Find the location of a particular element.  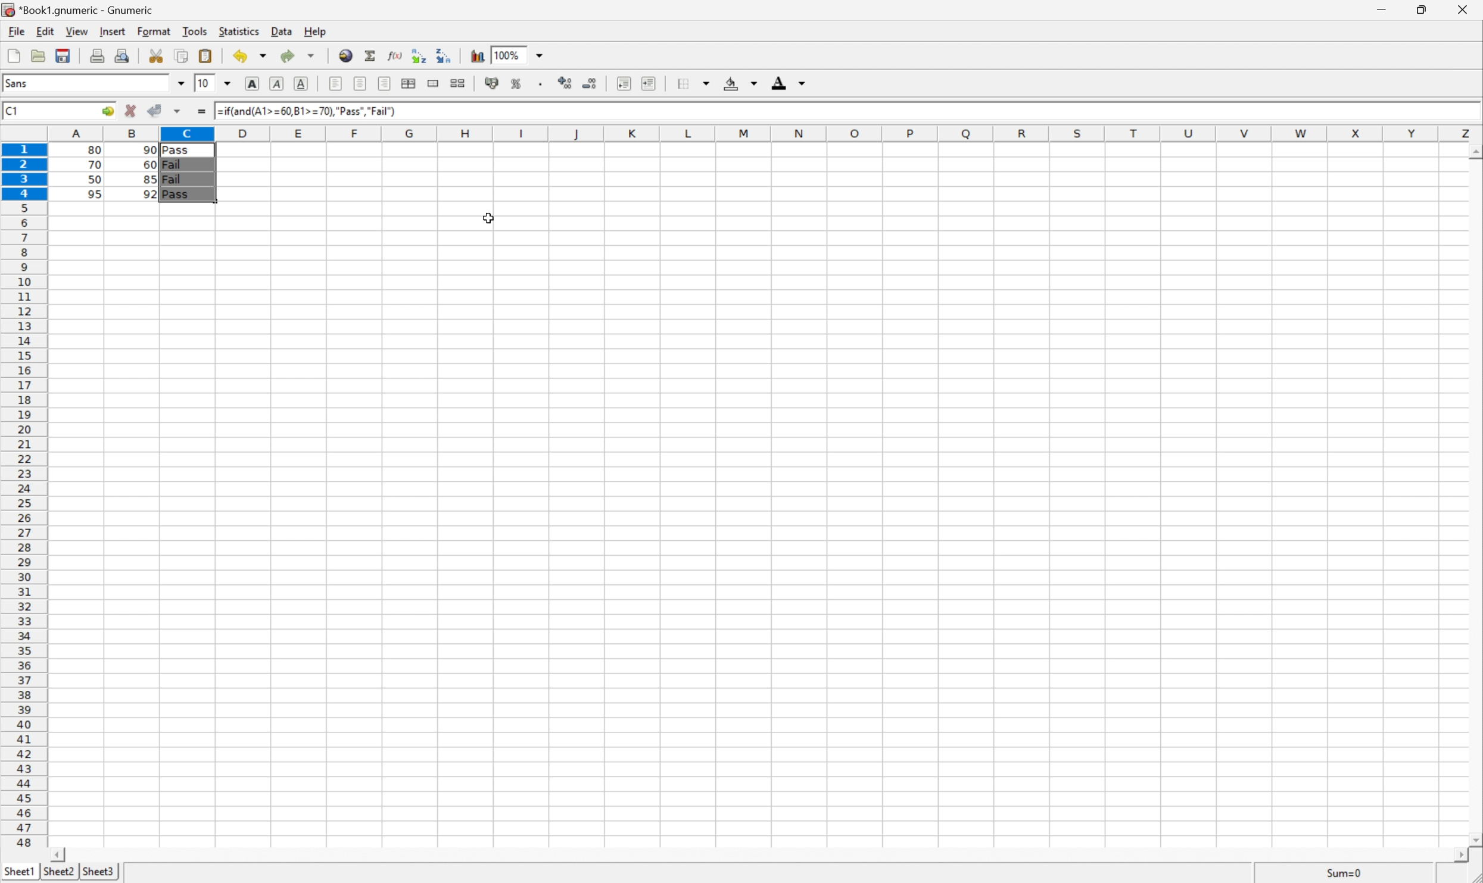

Tools is located at coordinates (194, 30).